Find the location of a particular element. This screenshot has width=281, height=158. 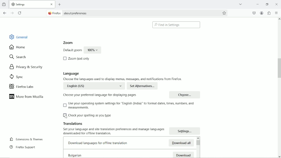

Translations is located at coordinates (73, 123).